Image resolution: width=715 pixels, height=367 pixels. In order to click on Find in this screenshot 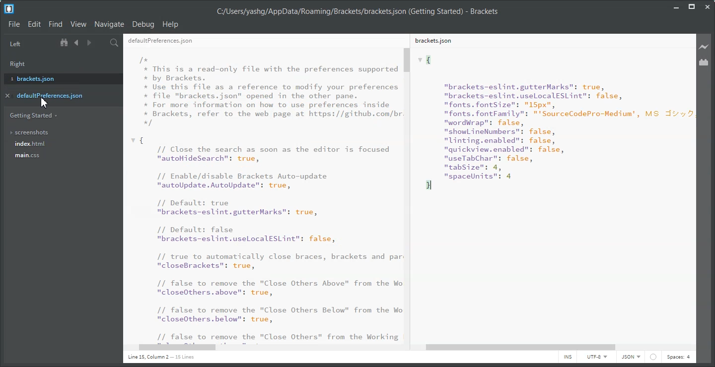, I will do `click(55, 24)`.